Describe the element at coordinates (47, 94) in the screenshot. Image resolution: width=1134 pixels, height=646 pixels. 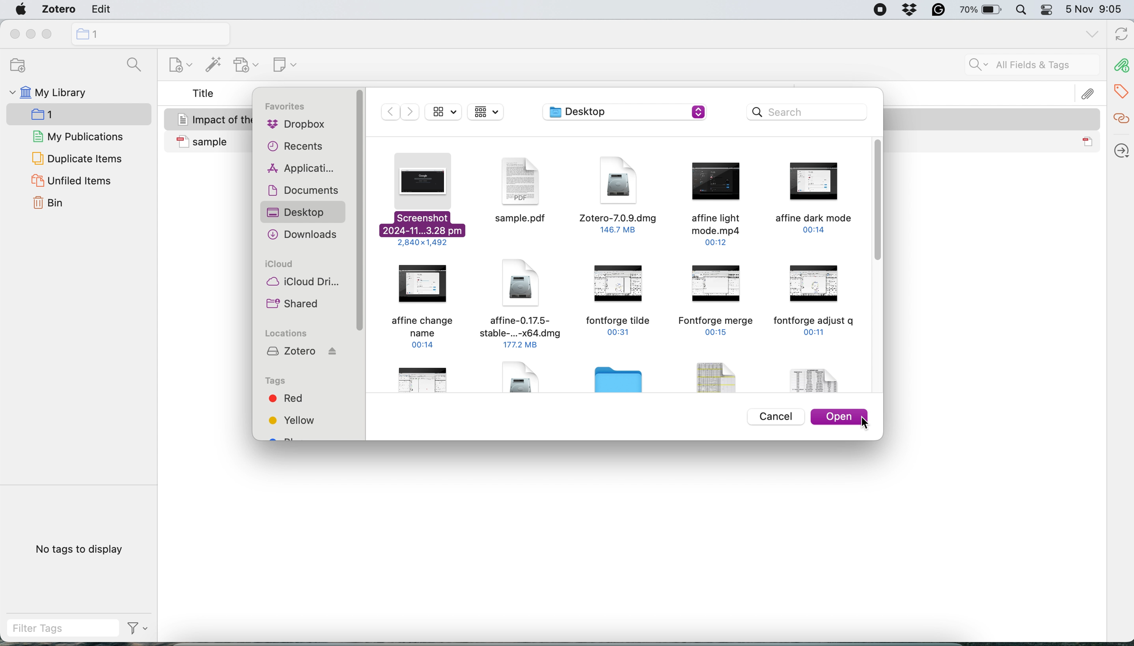
I see `my library` at that location.